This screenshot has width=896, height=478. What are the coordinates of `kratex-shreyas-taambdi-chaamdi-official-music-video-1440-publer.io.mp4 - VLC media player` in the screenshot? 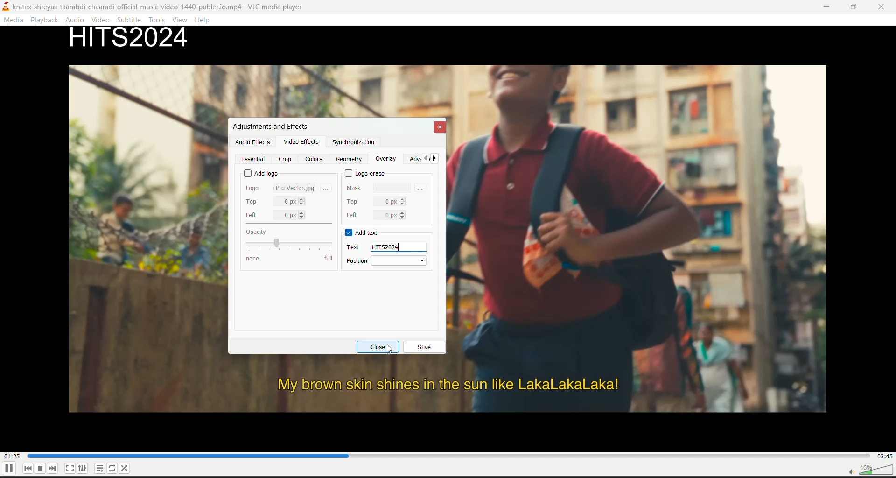 It's located at (166, 6).